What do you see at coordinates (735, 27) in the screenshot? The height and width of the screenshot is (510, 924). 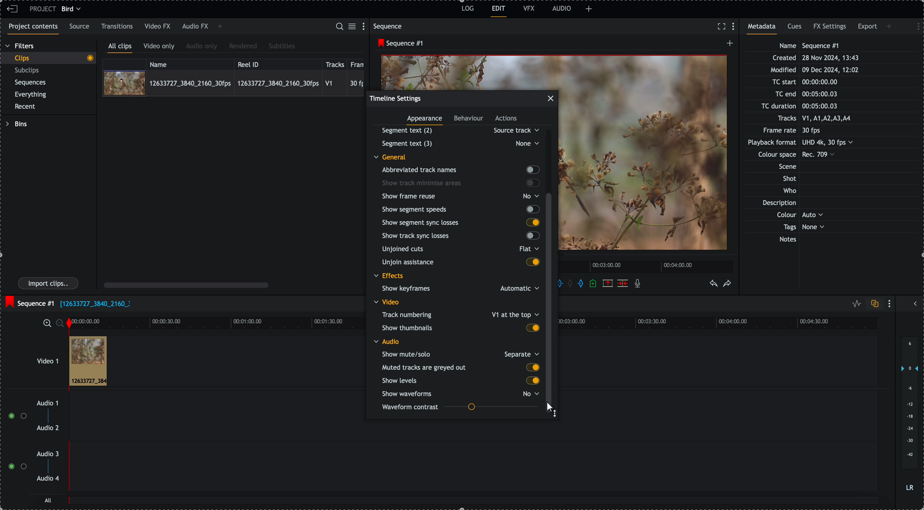 I see `show settings menu` at bounding box center [735, 27].